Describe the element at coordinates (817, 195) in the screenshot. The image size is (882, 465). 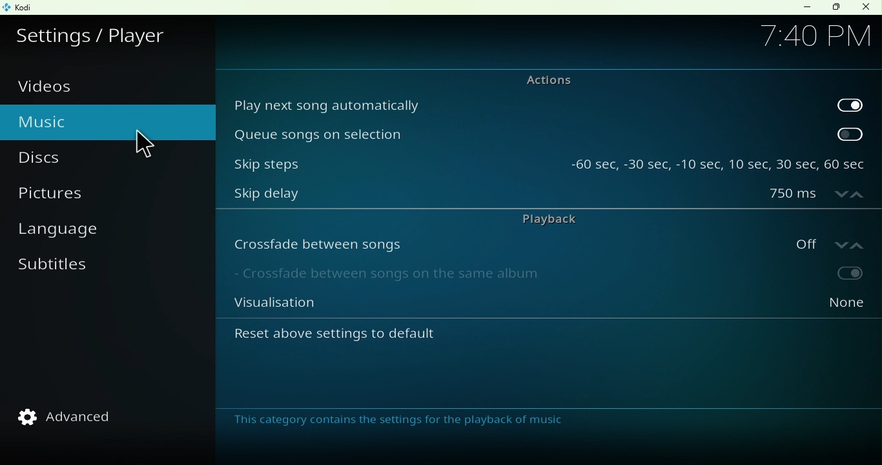
I see `750ms` at that location.